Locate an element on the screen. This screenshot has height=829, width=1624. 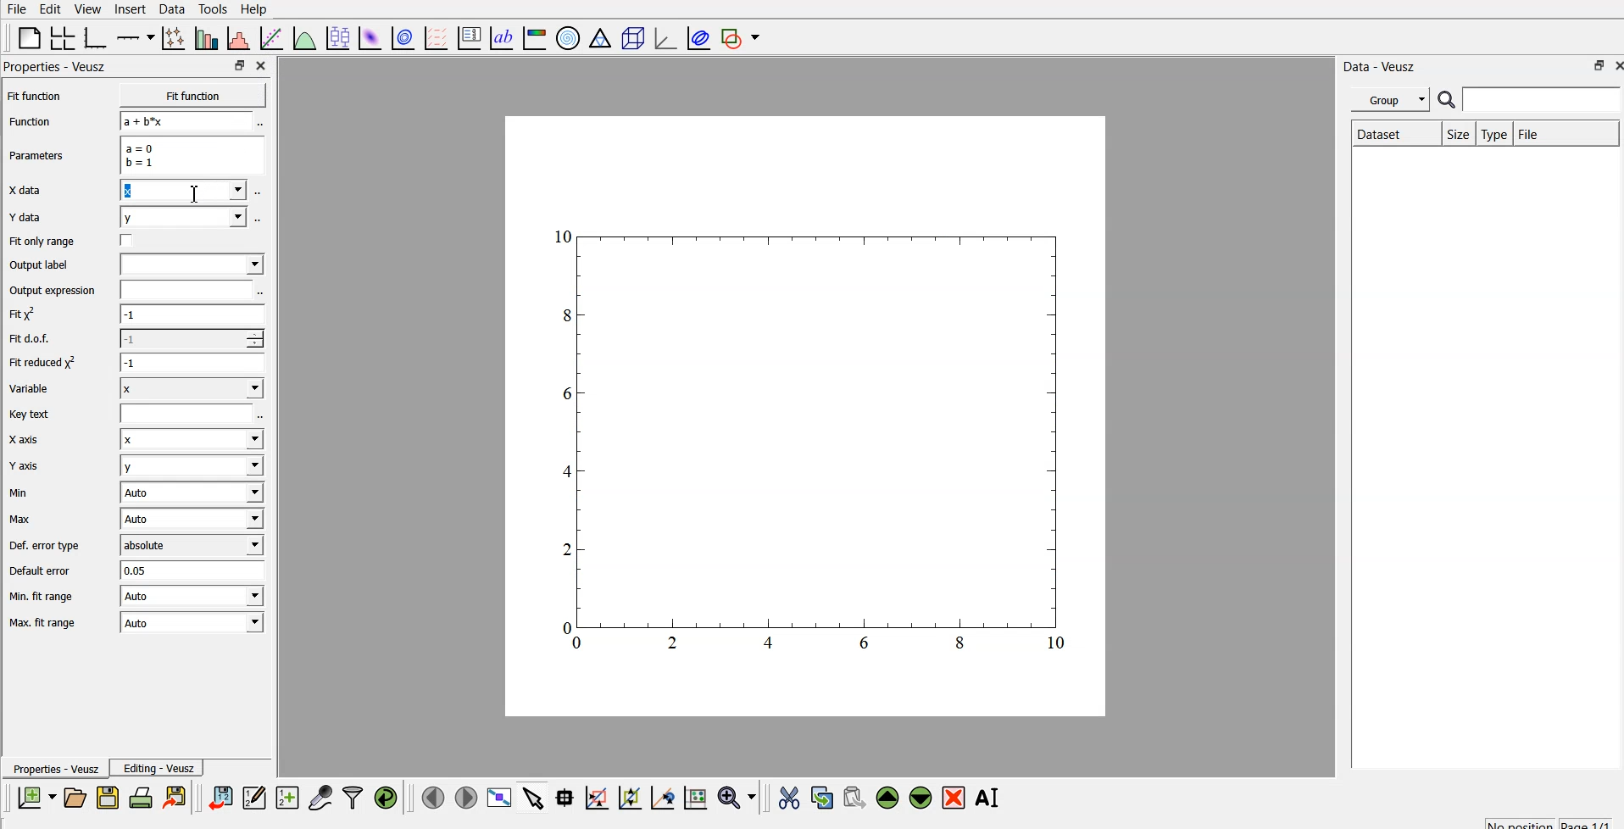
reload linked data sets is located at coordinates (388, 798).